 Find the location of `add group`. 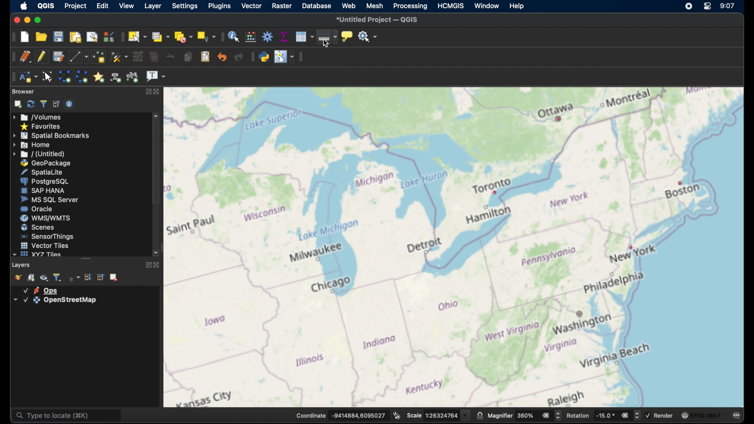

add group is located at coordinates (31, 278).